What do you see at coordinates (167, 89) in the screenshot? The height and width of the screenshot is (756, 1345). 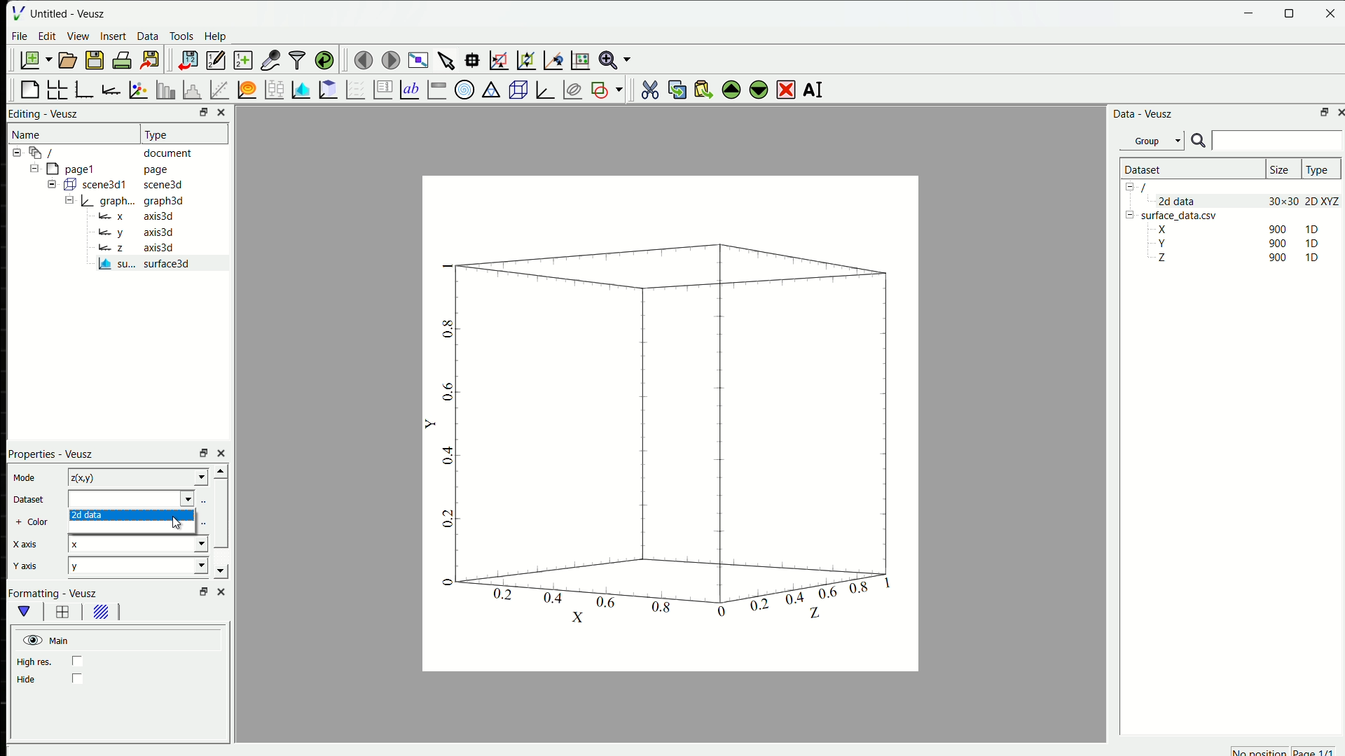 I see `plot bar charts ` at bounding box center [167, 89].